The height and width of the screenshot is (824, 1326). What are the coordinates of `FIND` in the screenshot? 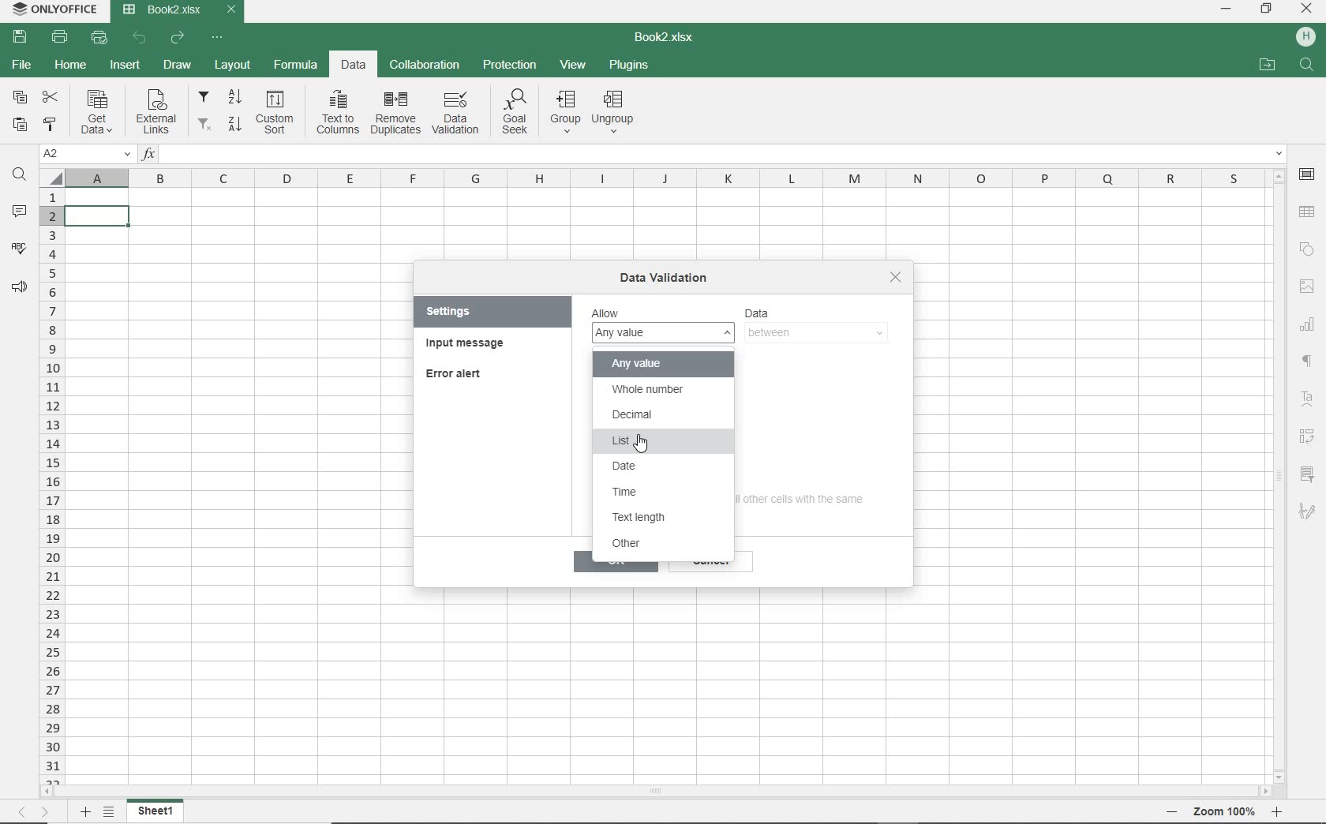 It's located at (18, 176).